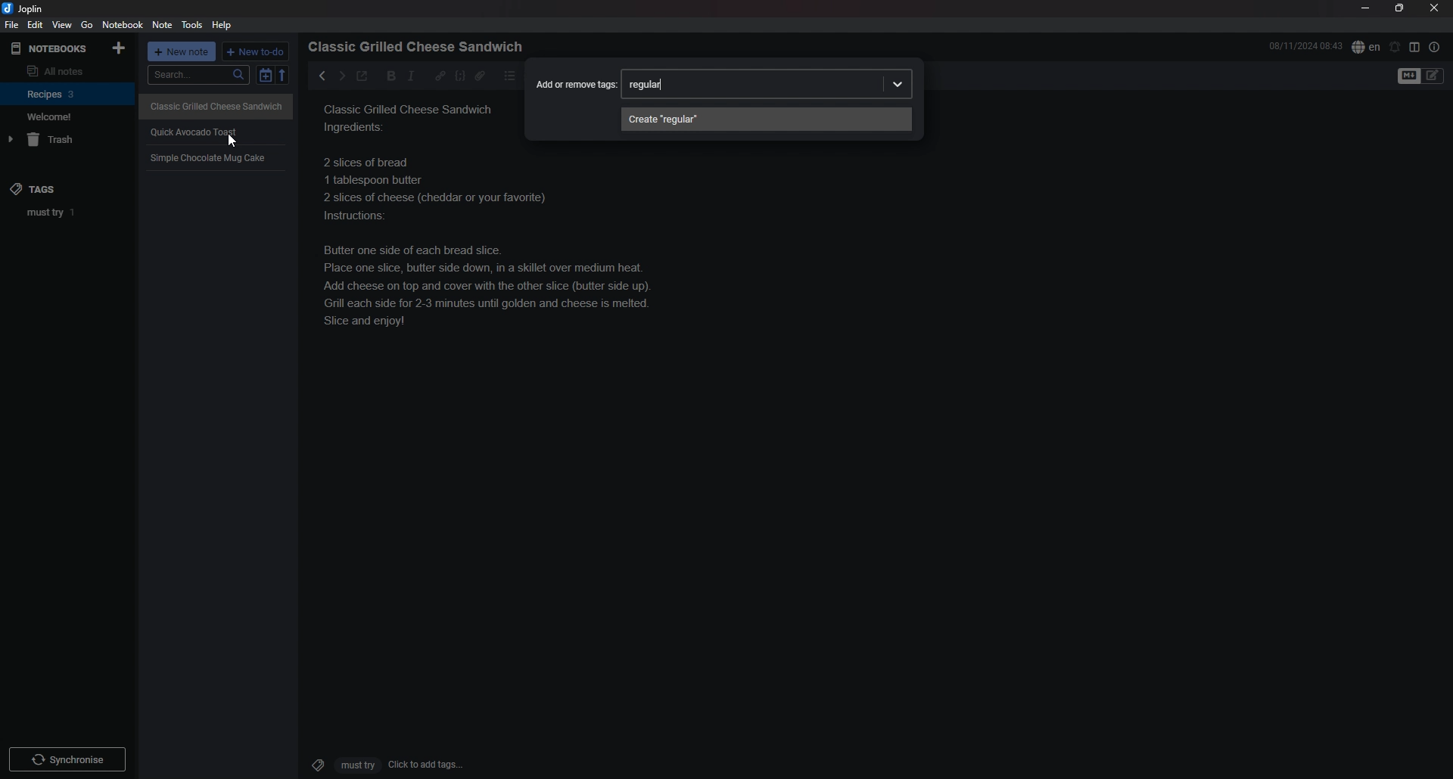 This screenshot has width=1453, height=779. What do you see at coordinates (217, 105) in the screenshot?
I see `Classic Grilled Cheese Sandwich` at bounding box center [217, 105].